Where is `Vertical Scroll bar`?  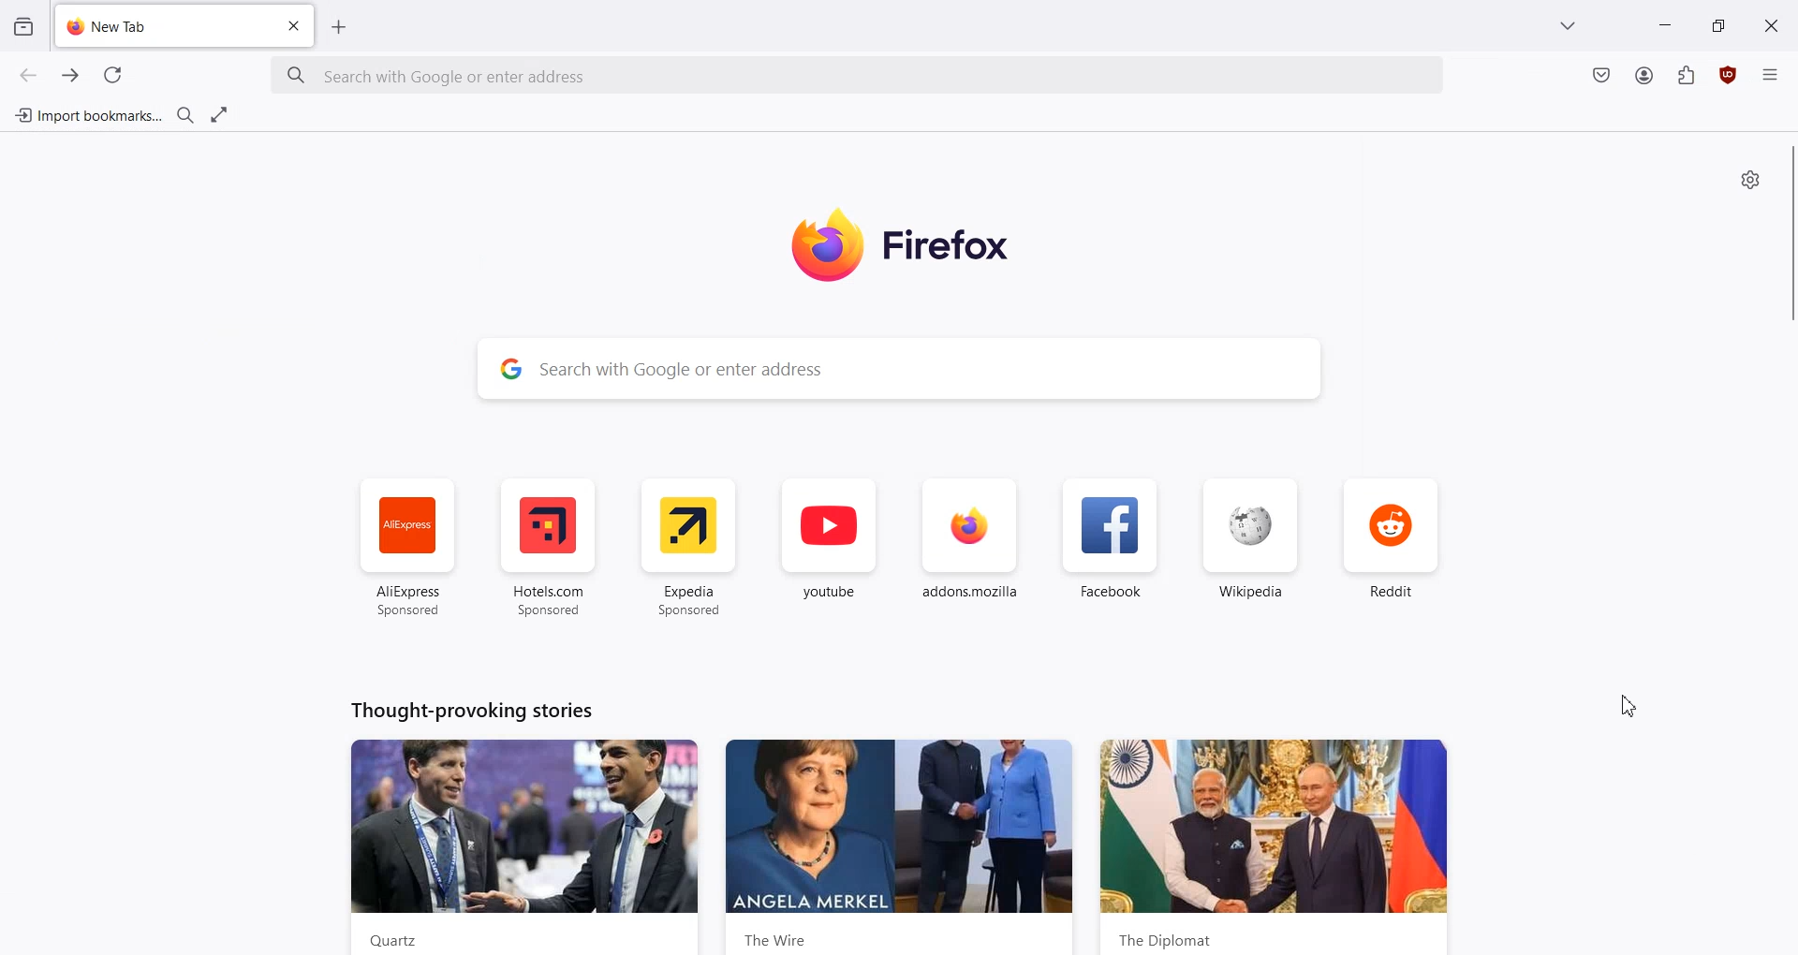
Vertical Scroll bar is located at coordinates (1787, 235).